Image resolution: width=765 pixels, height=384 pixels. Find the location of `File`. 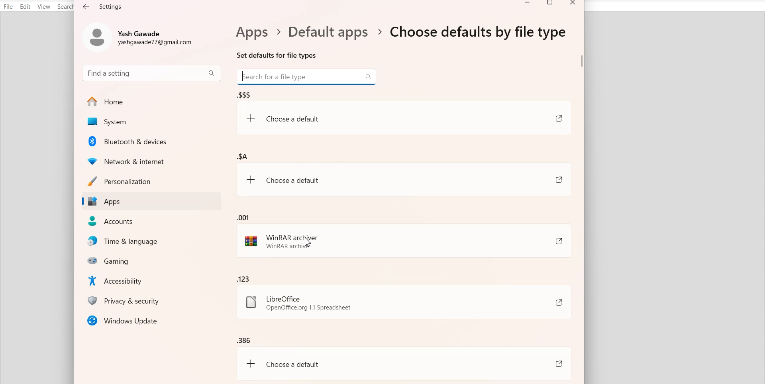

File is located at coordinates (8, 6).